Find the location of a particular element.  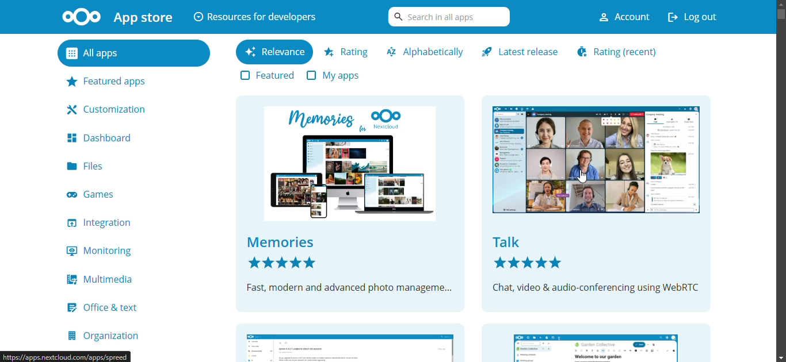

integration is located at coordinates (105, 223).